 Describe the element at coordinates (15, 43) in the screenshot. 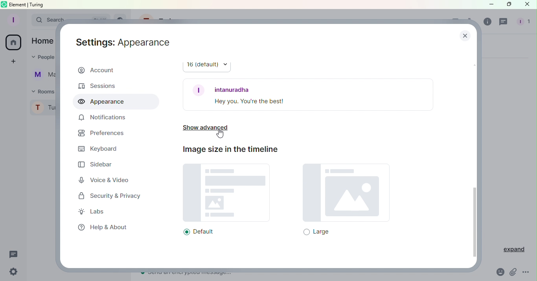

I see `Home` at that location.